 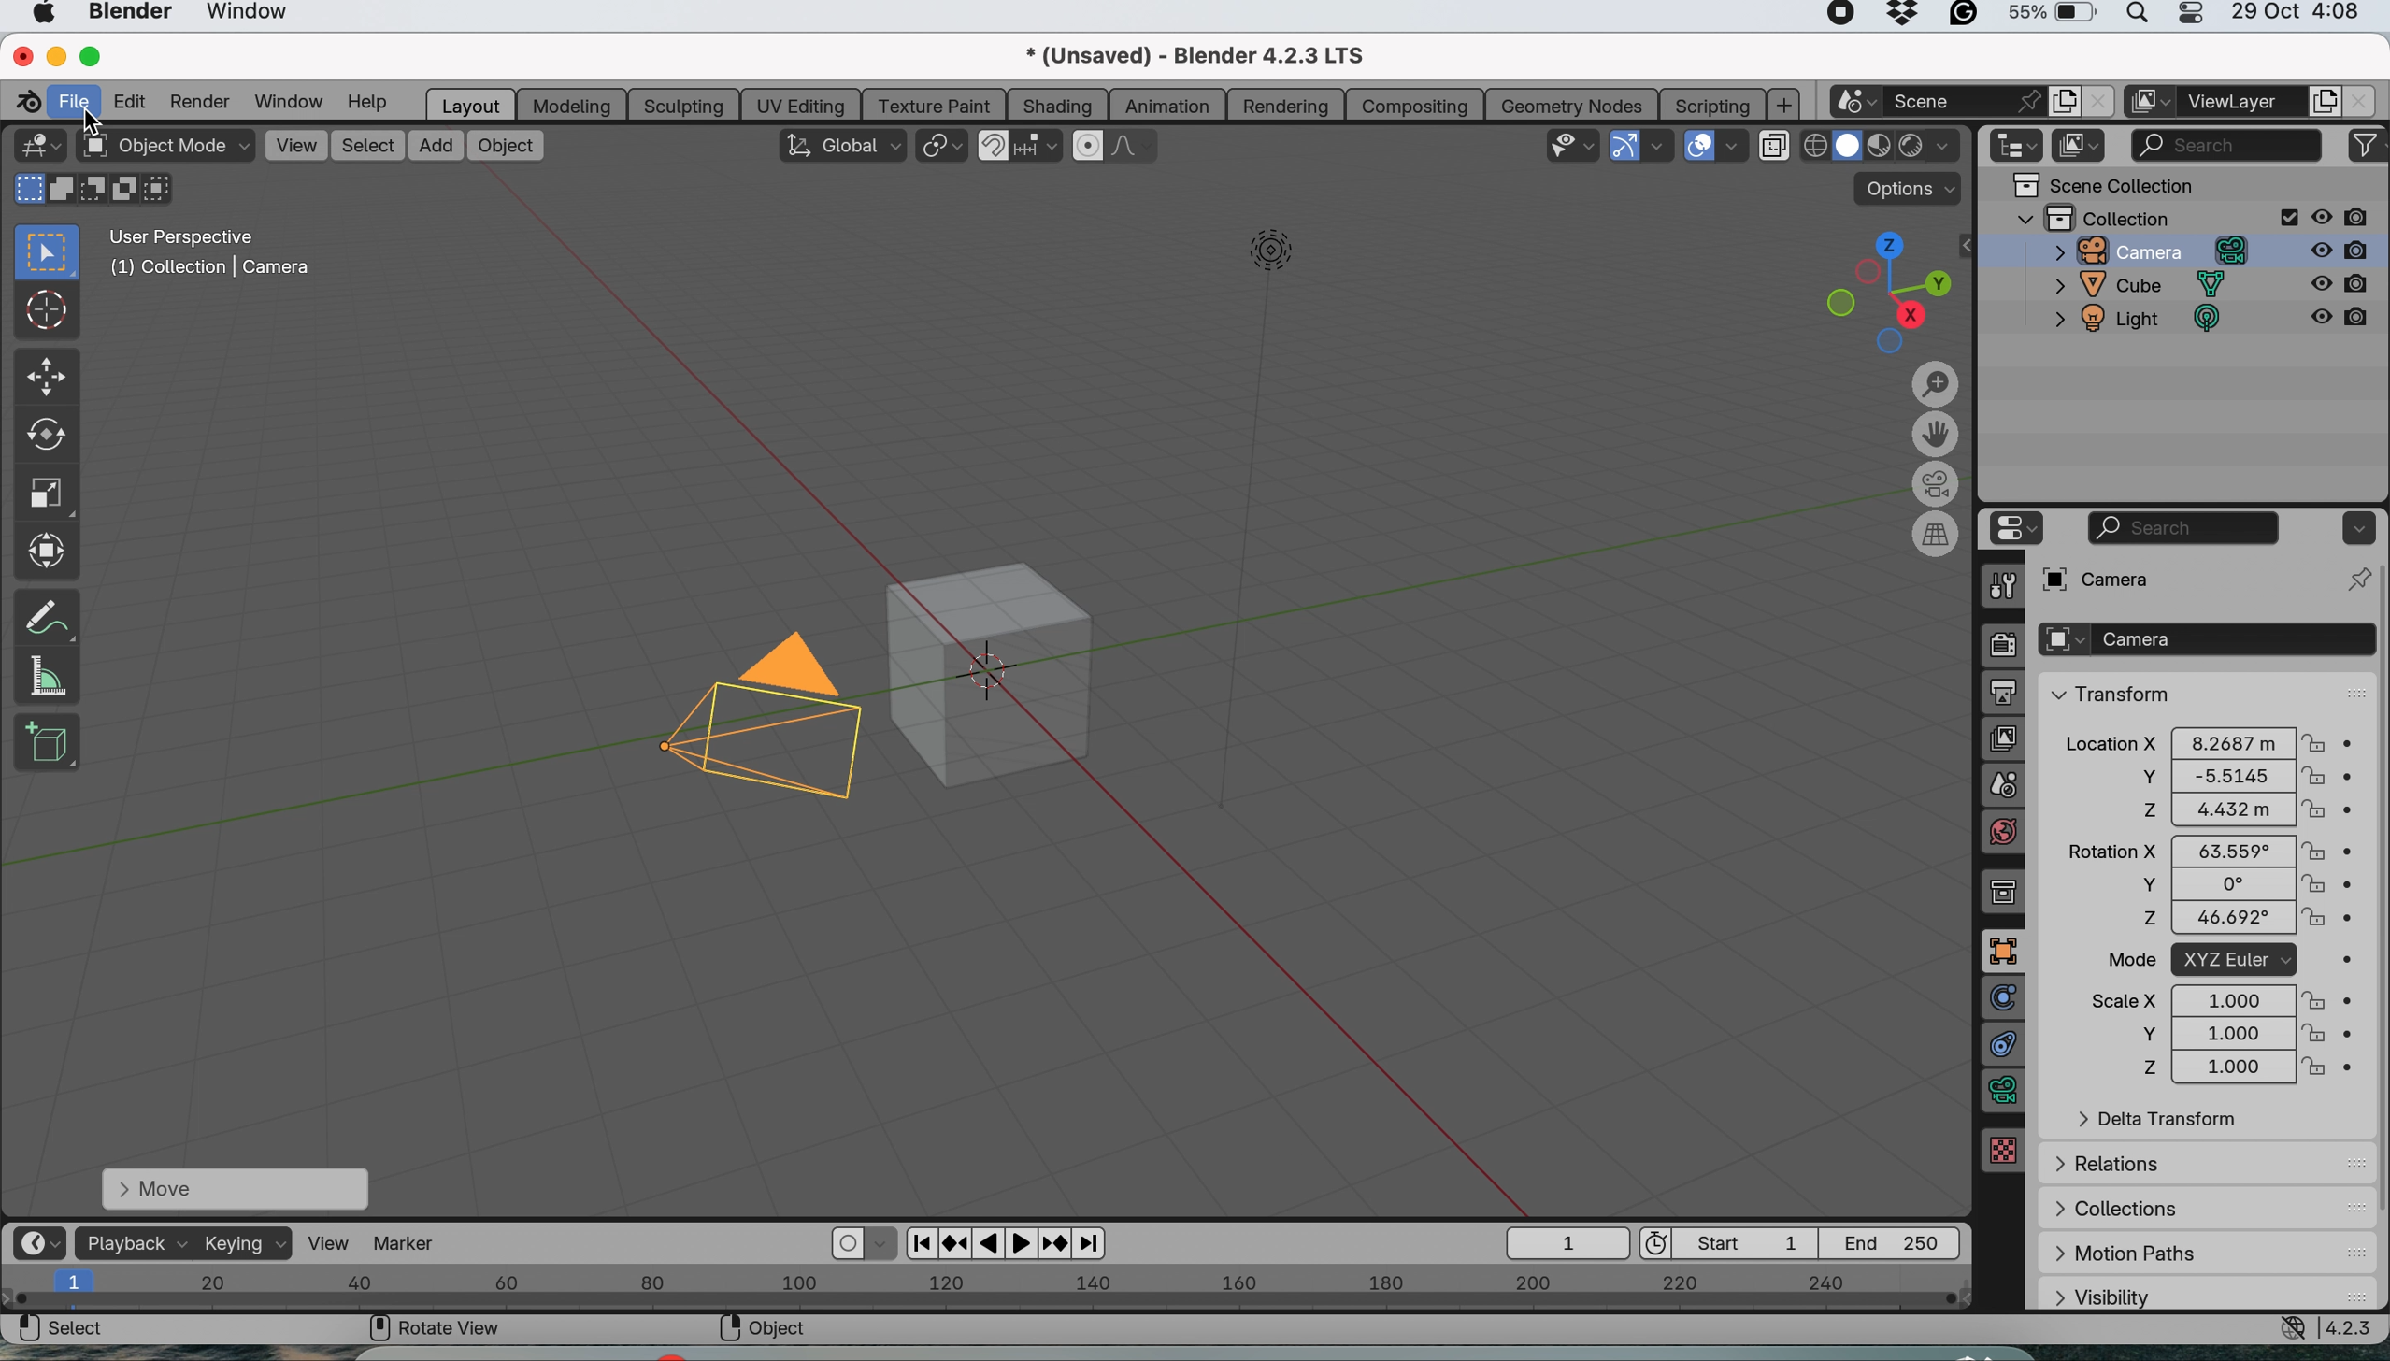 What do you see at coordinates (2006, 949) in the screenshot?
I see `object` at bounding box center [2006, 949].